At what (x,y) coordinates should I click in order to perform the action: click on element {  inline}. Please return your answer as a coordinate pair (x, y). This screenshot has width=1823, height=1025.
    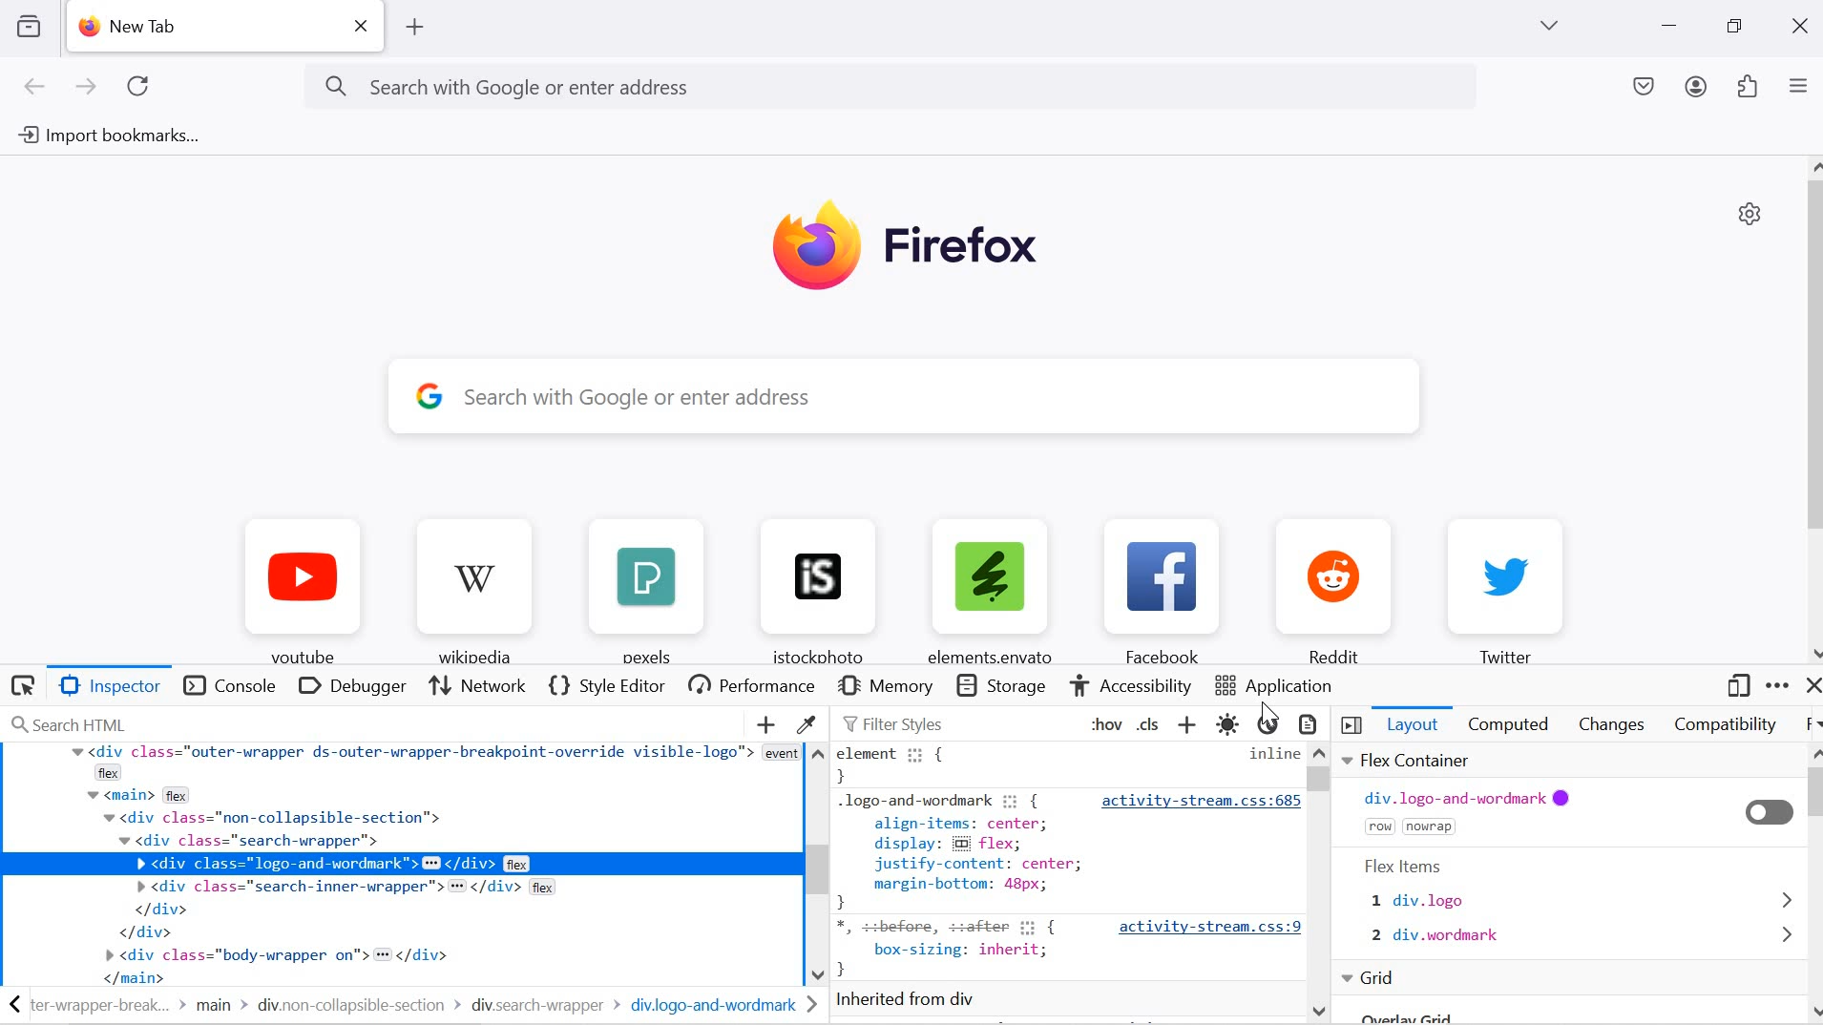
    Looking at the image, I should click on (1069, 765).